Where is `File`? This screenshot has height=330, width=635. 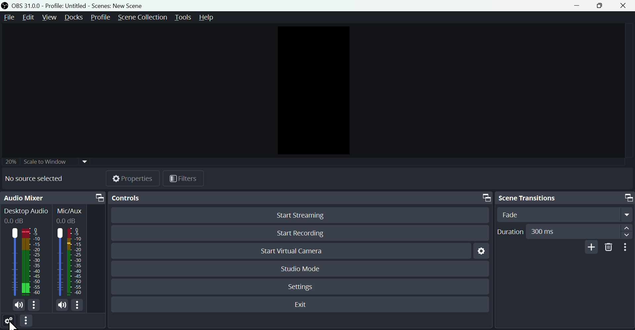 File is located at coordinates (8, 18).